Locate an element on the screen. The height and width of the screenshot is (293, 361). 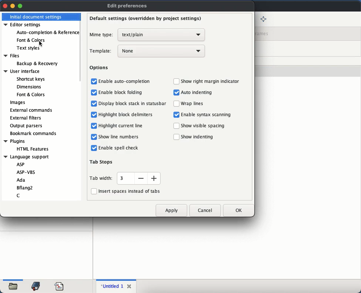
Bflang2 is located at coordinates (25, 188).